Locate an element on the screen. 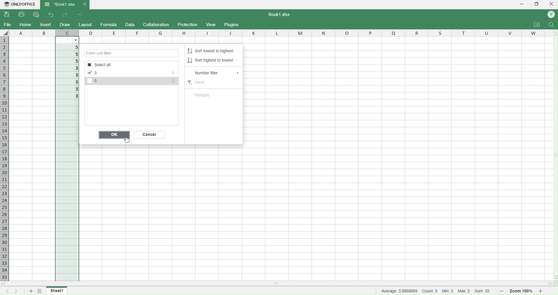 The image size is (558, 295). Enter Cell Filter is located at coordinates (133, 53).